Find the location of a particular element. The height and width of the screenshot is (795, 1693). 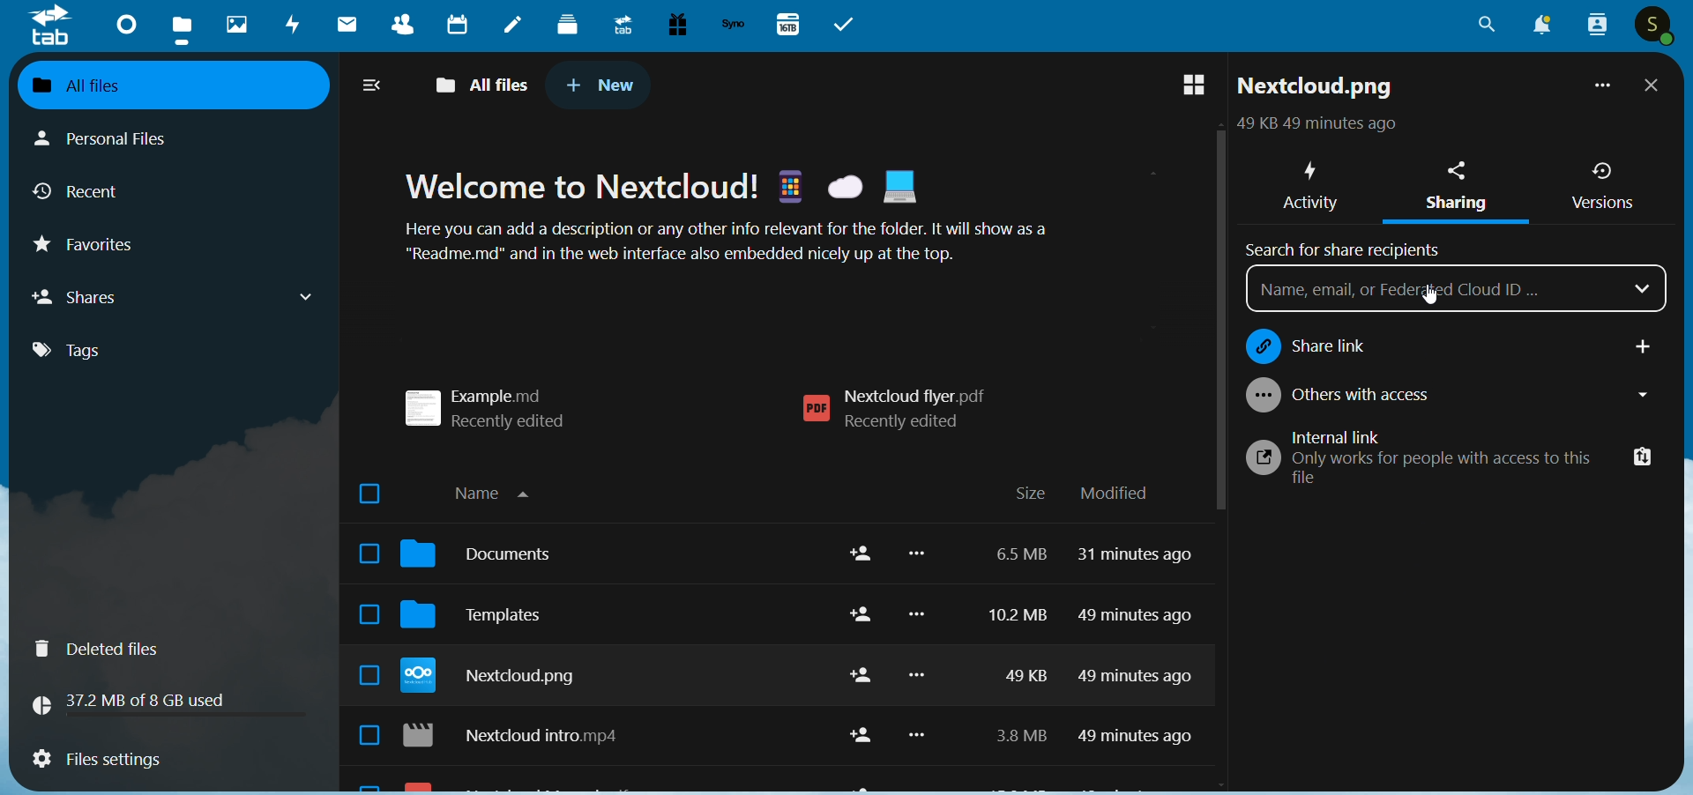

mail is located at coordinates (344, 26).